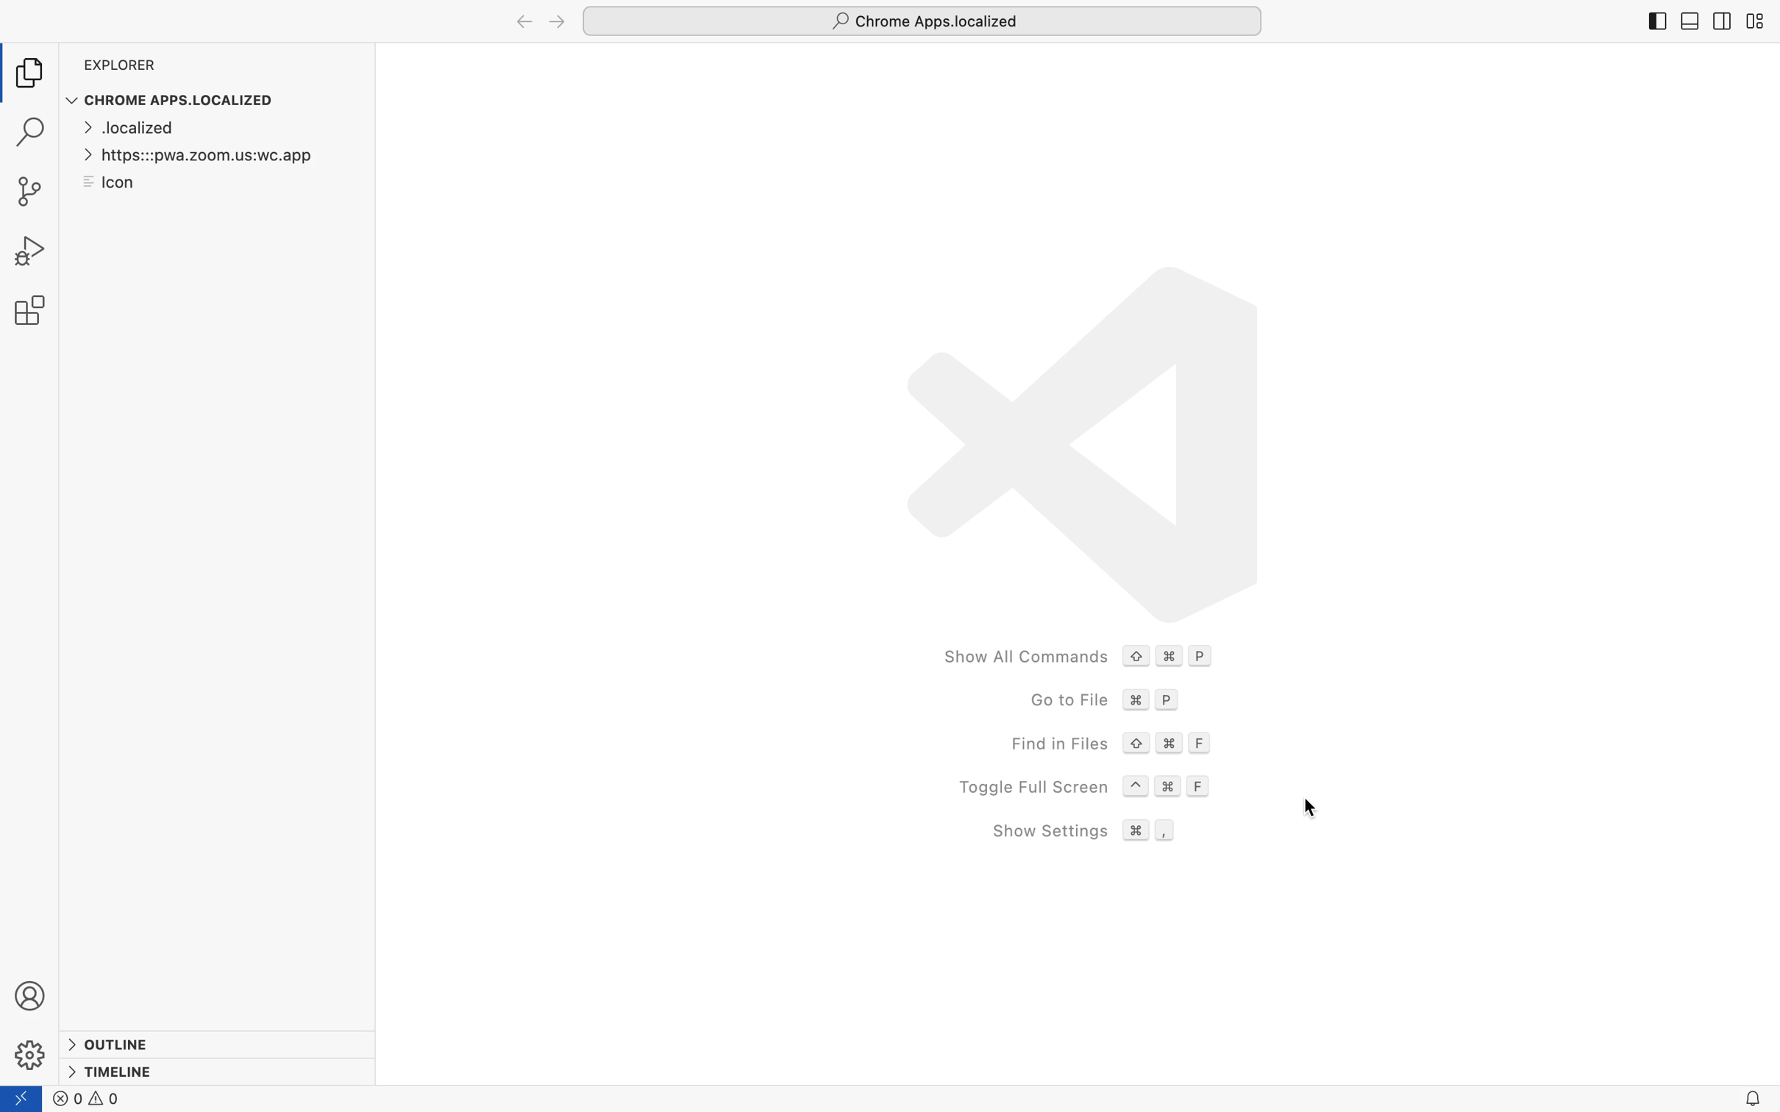 The image size is (1780, 1112). What do you see at coordinates (116, 1072) in the screenshot?
I see `timeline` at bounding box center [116, 1072].